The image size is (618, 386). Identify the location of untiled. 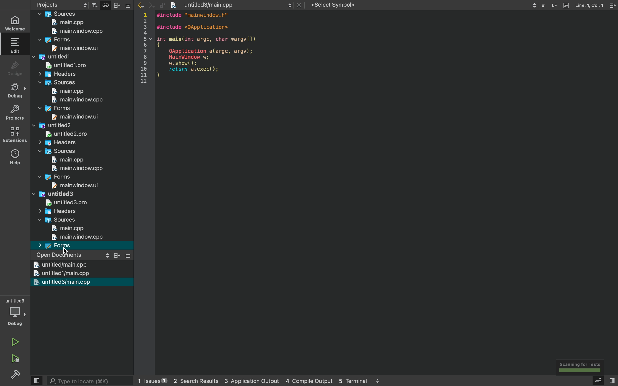
(52, 57).